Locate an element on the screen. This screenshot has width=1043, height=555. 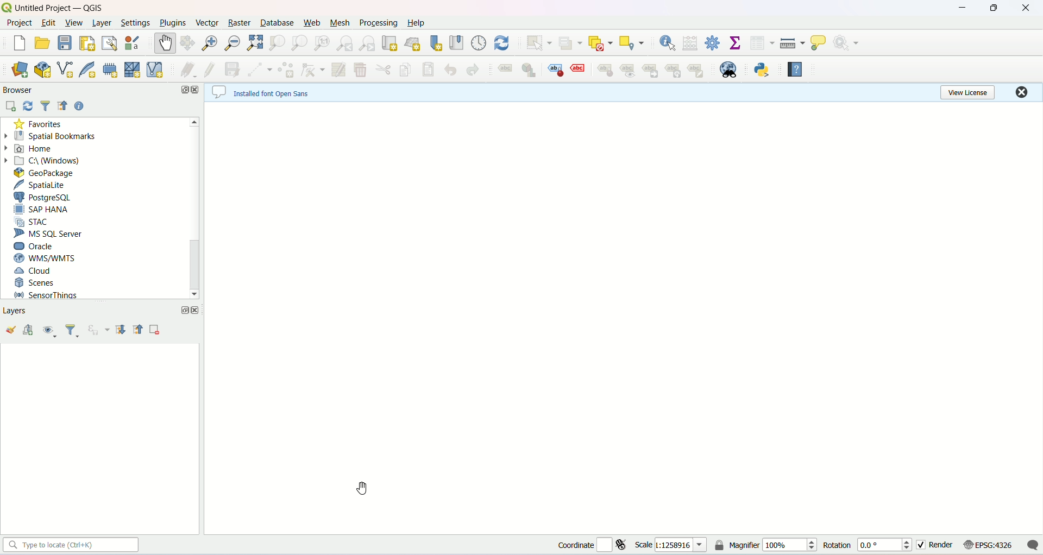
undo is located at coordinates (449, 67).